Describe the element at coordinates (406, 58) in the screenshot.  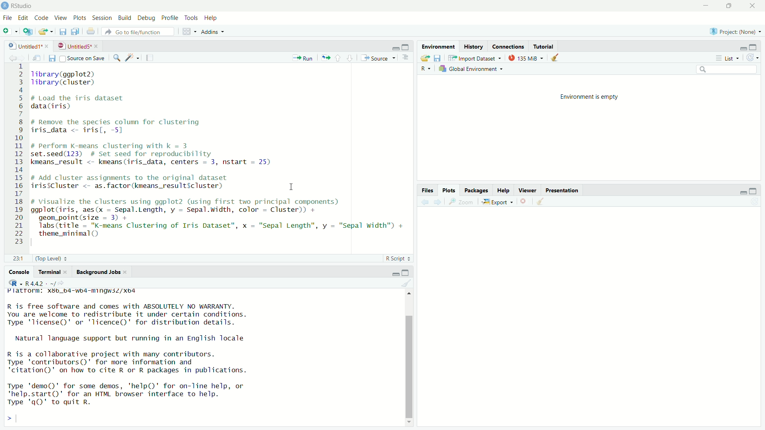
I see `hide document outline` at that location.